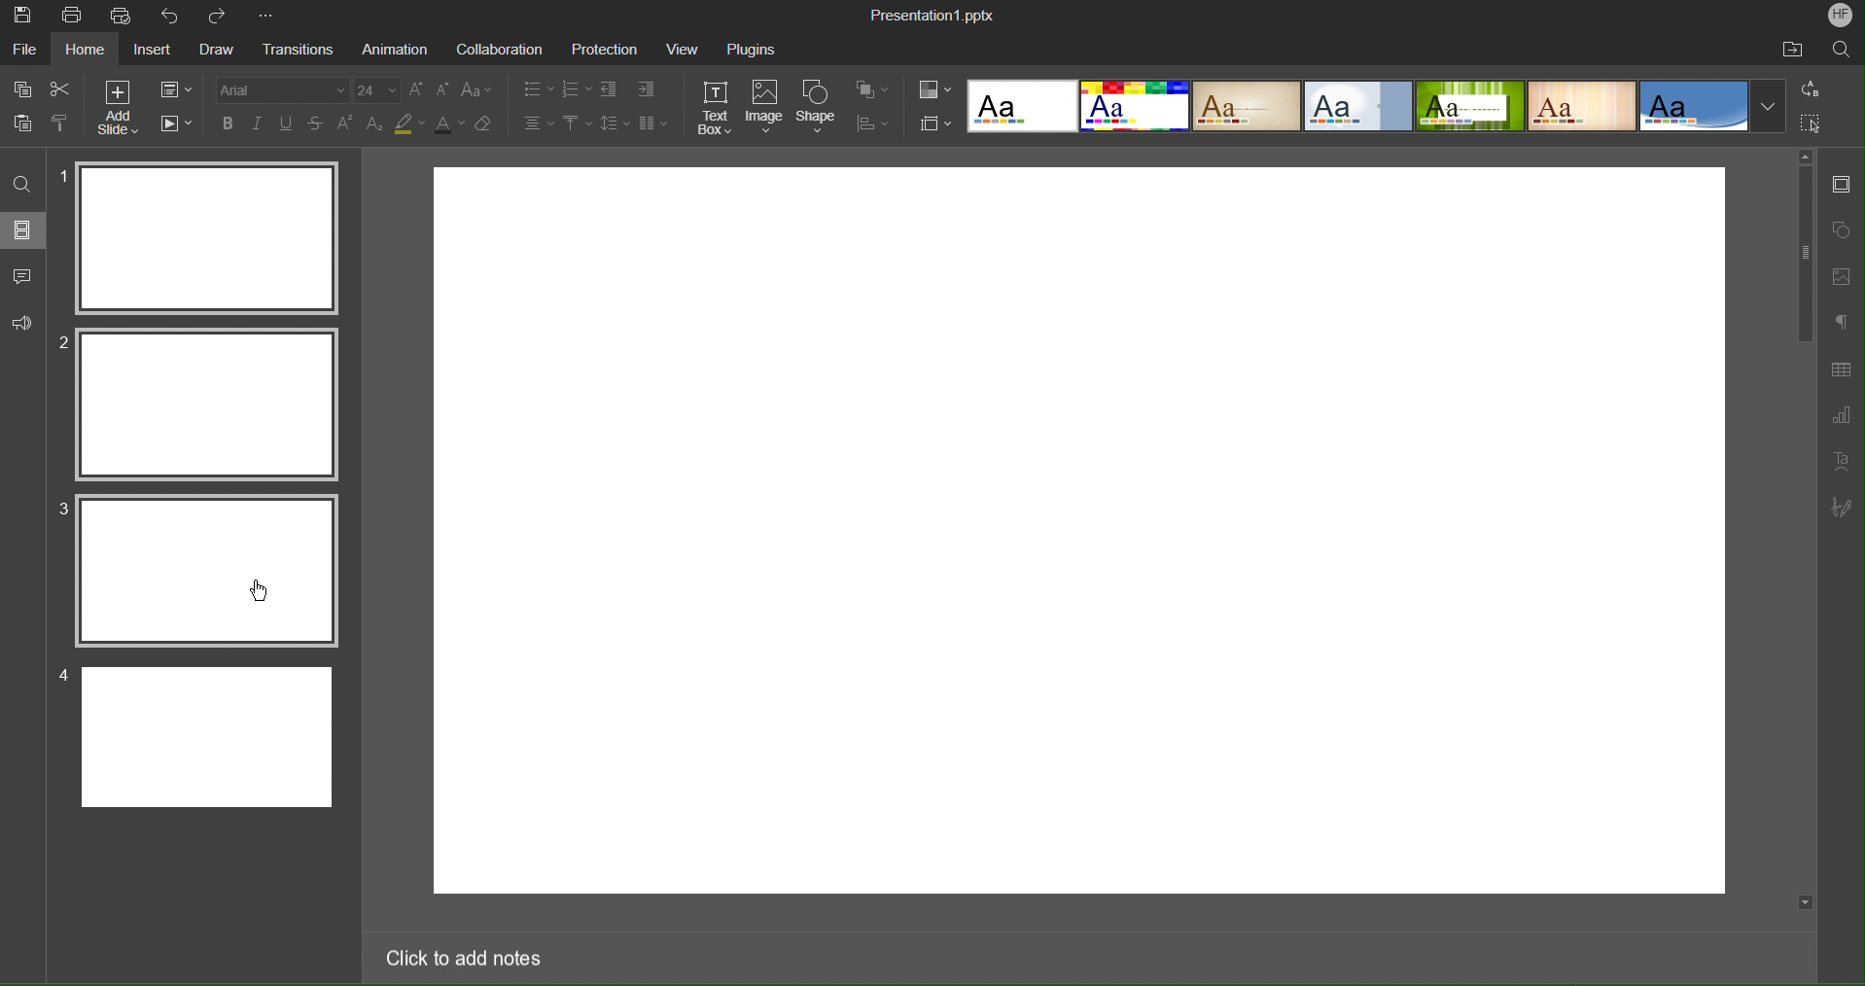 This screenshot has width=1865, height=986. I want to click on Slides, so click(25, 229).